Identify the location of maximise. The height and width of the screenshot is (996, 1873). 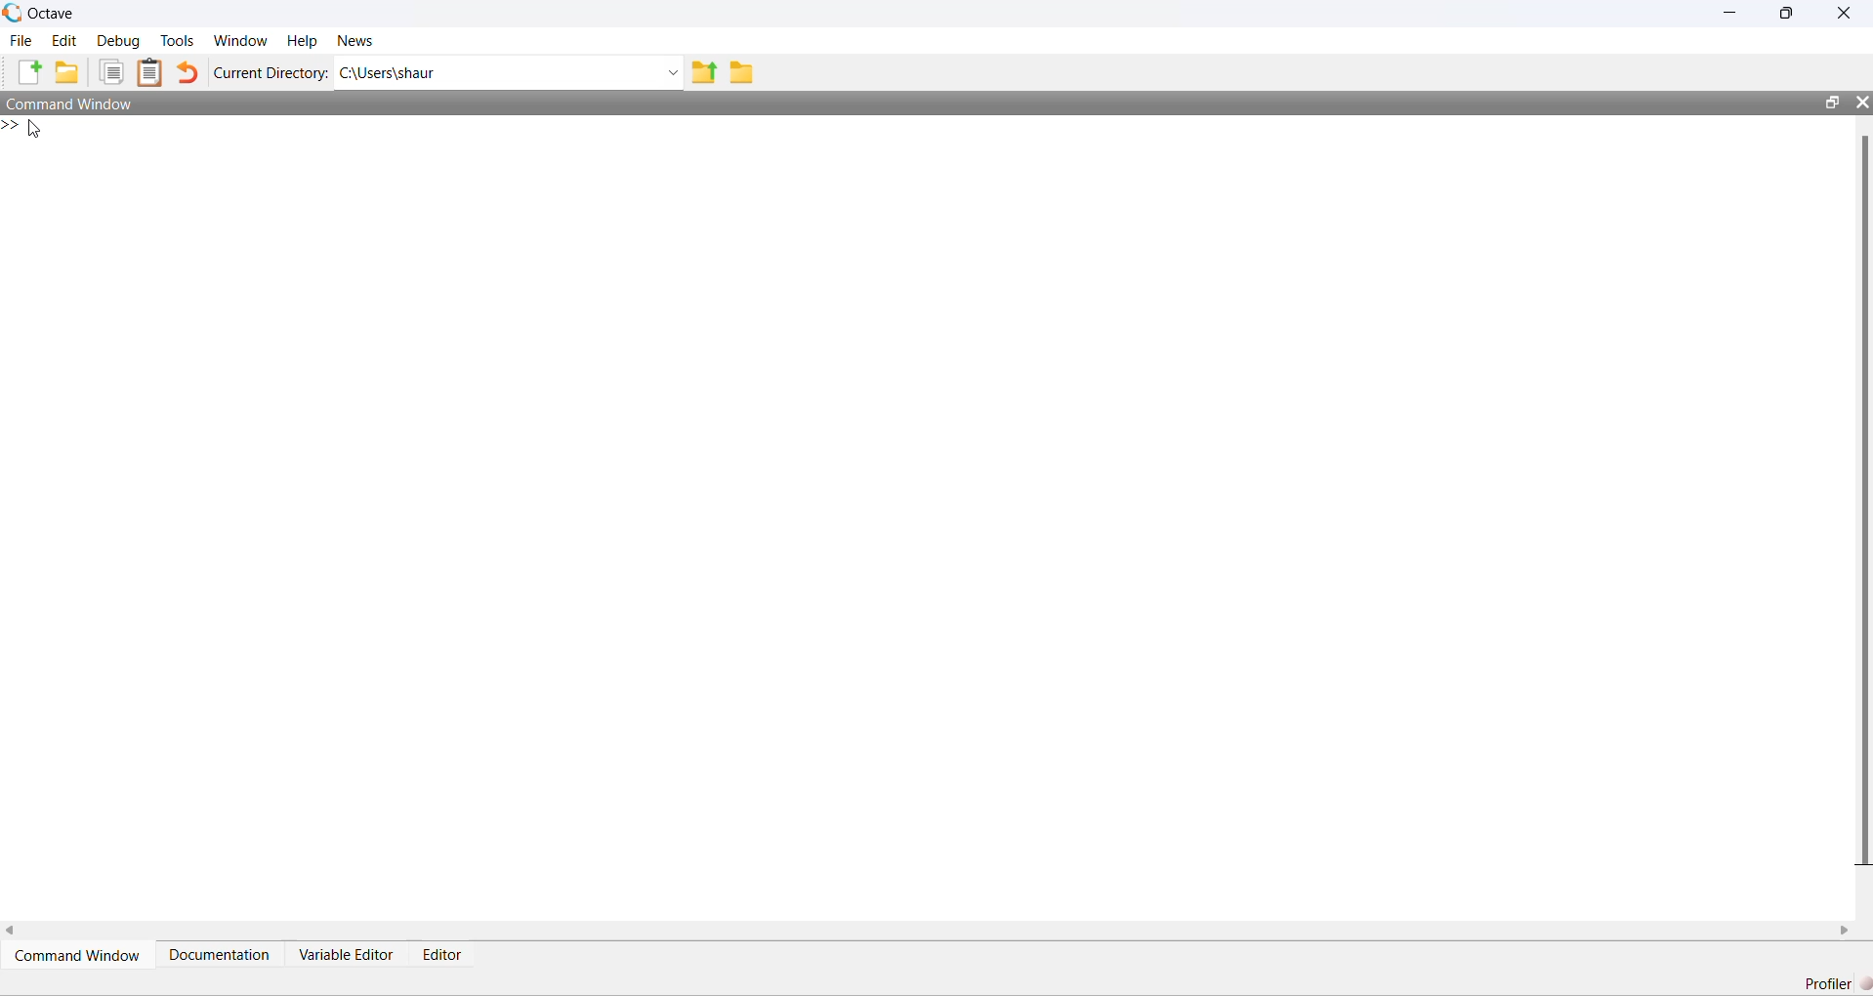
(1787, 11).